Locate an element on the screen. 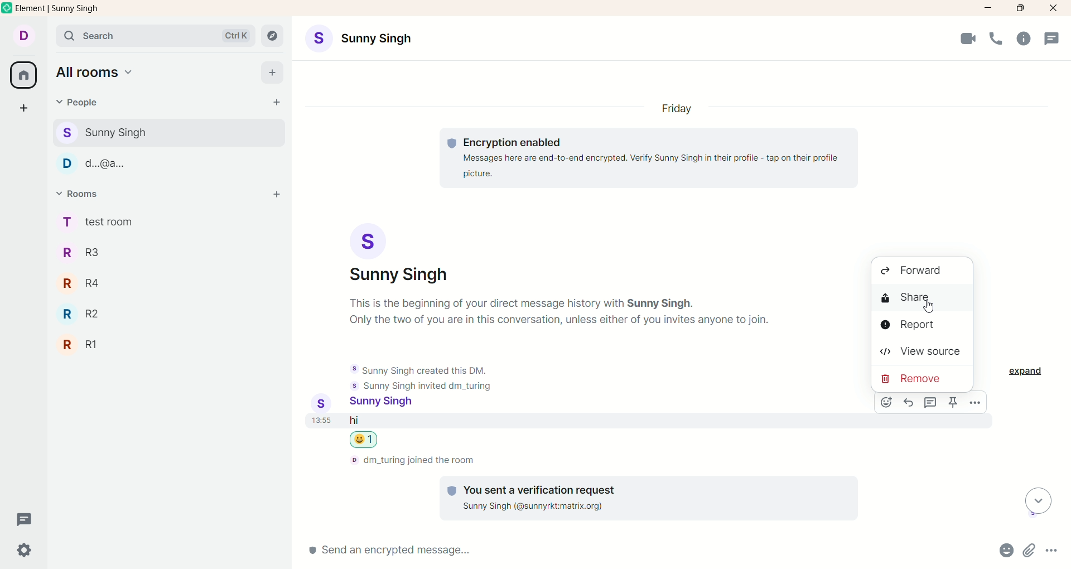  R1 is located at coordinates (91, 345).